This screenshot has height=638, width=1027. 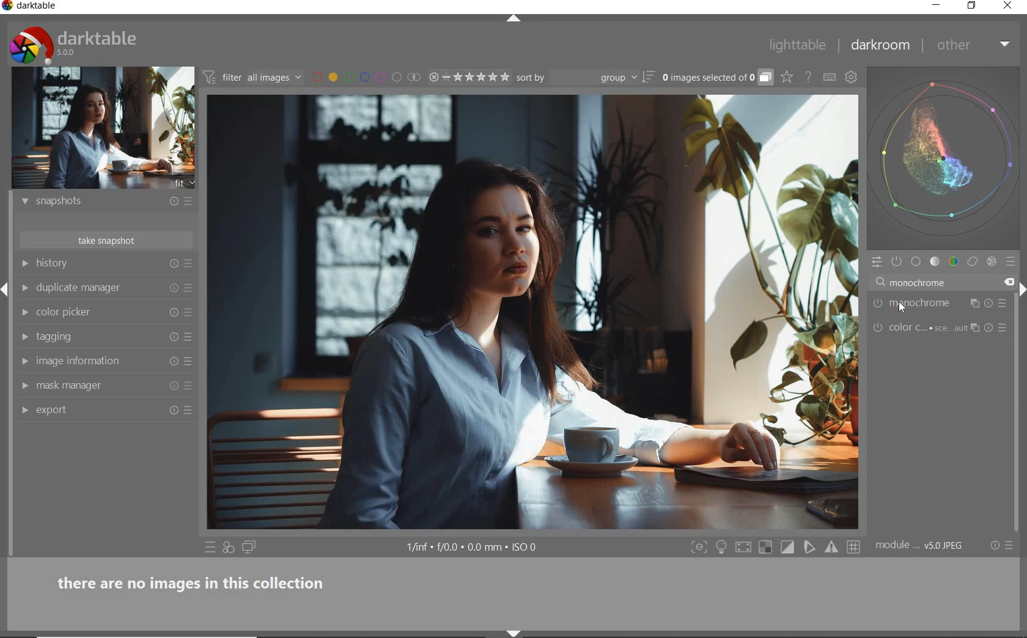 I want to click on module...V5.0 JPEG, so click(x=919, y=546).